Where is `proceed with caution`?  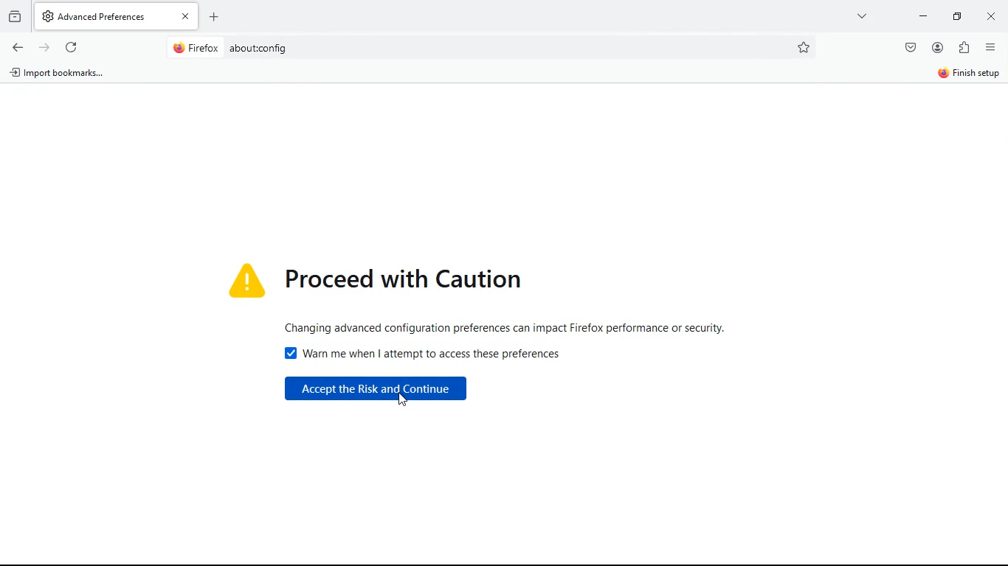
proceed with caution is located at coordinates (380, 278).